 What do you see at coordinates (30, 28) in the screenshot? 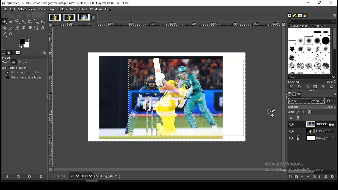
I see `smudge tool` at bounding box center [30, 28].